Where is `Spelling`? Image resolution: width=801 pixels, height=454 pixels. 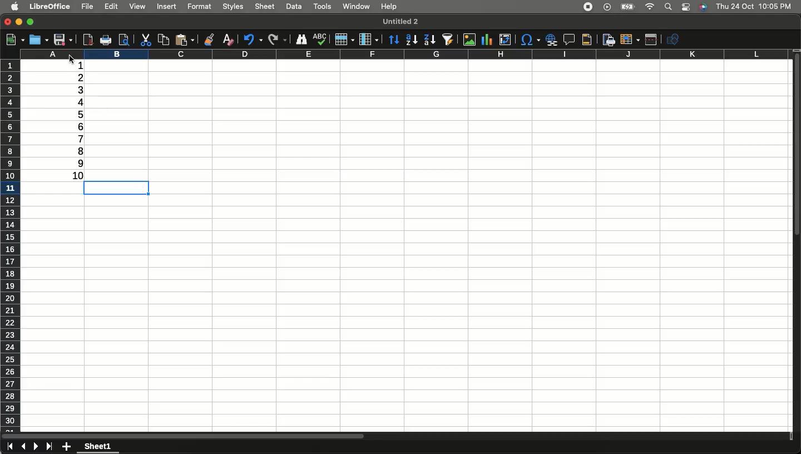 Spelling is located at coordinates (320, 40).